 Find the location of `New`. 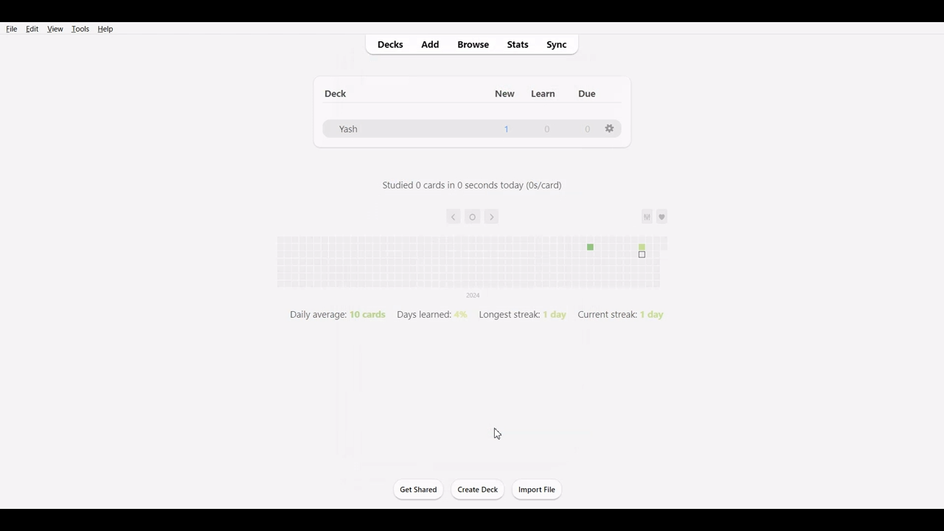

New is located at coordinates (499, 91).